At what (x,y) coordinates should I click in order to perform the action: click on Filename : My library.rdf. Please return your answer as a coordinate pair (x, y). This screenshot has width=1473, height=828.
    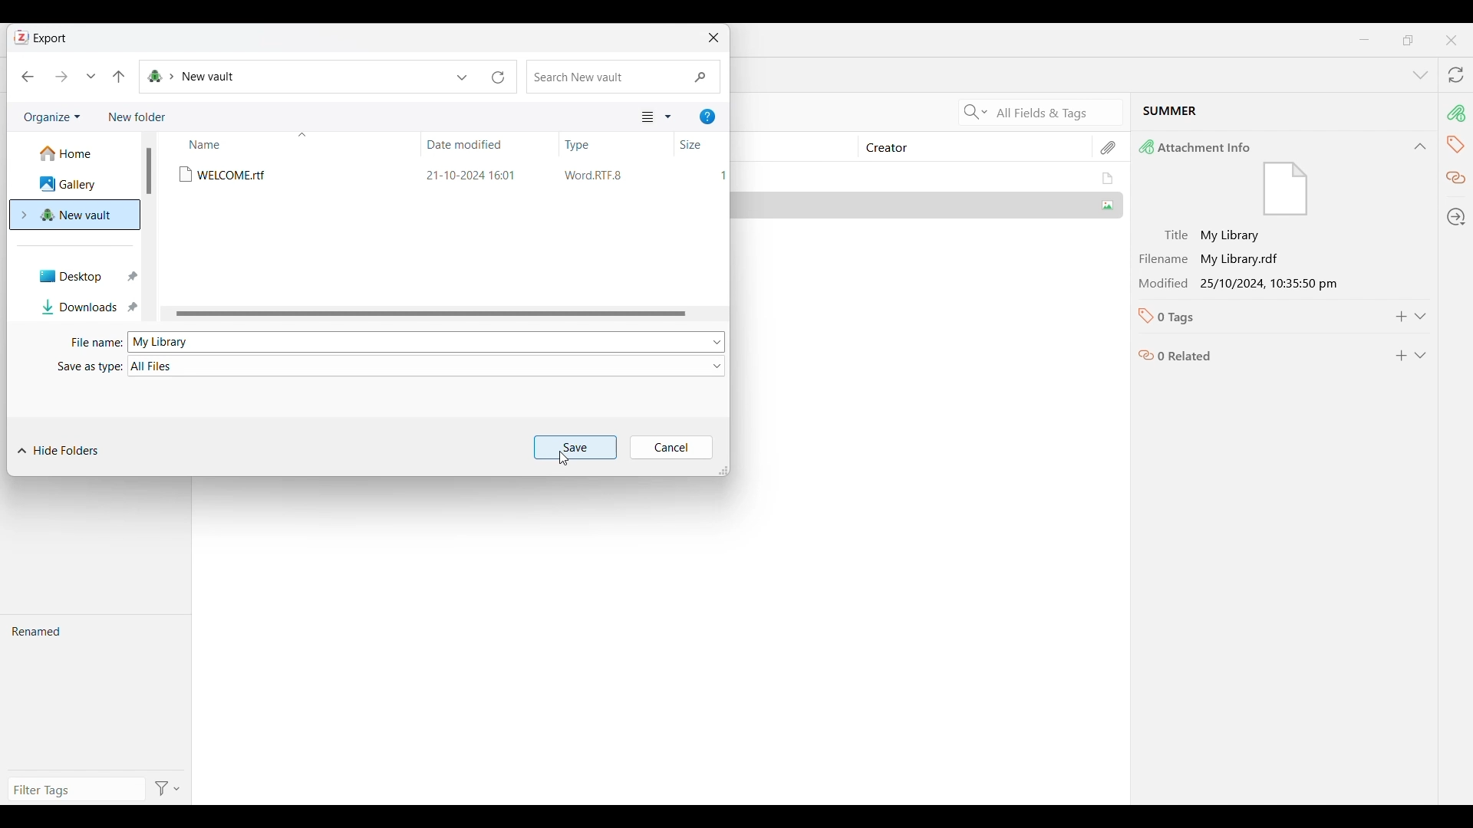
    Looking at the image, I should click on (1255, 259).